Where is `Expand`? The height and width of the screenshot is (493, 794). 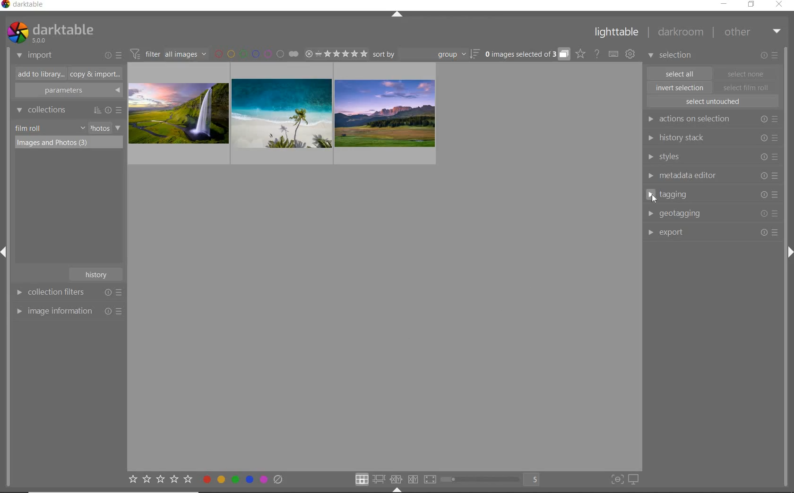
Expand is located at coordinates (6, 252).